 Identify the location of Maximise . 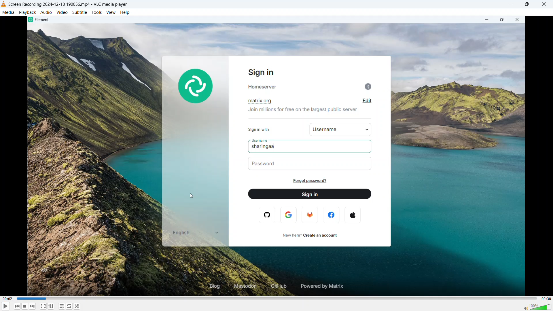
(527, 4).